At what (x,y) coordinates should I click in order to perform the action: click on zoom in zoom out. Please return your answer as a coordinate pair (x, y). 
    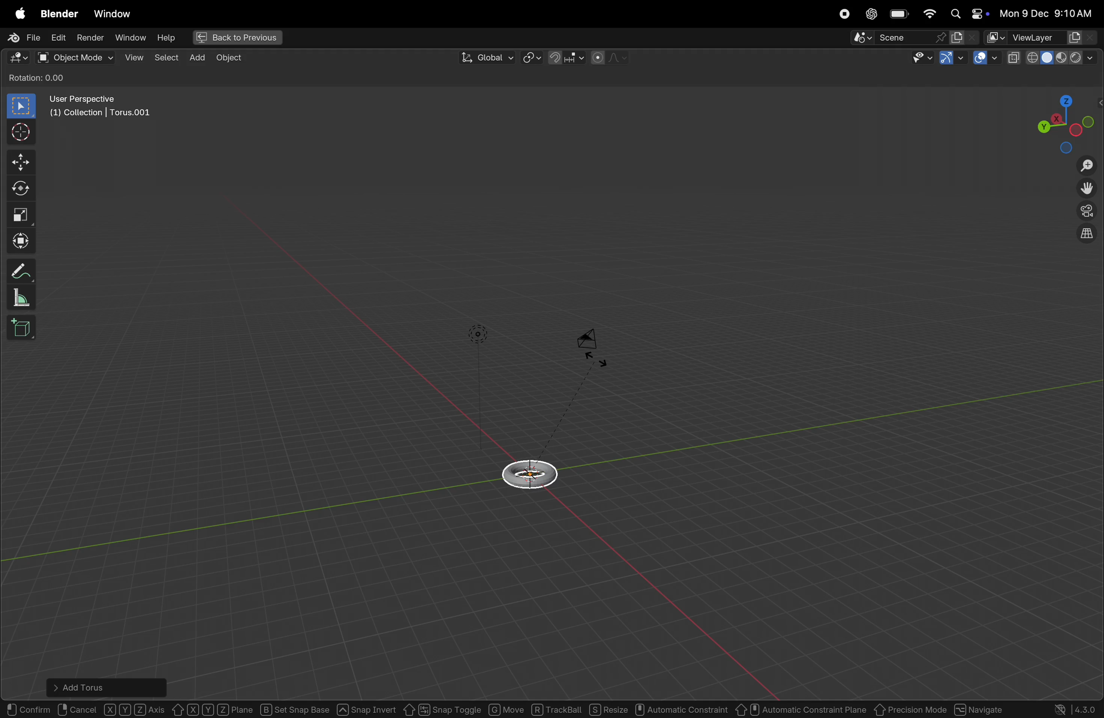
    Looking at the image, I should click on (1090, 166).